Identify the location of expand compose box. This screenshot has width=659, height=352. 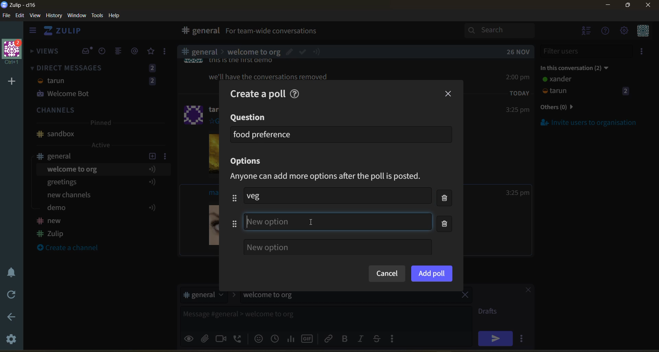
(465, 312).